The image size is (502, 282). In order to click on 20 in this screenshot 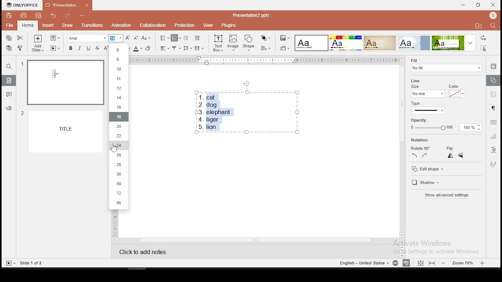, I will do `click(119, 127)`.